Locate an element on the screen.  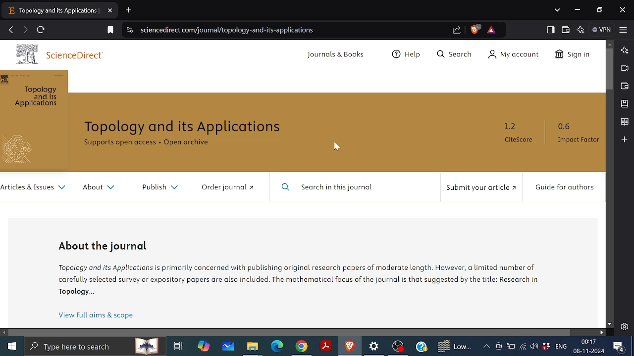
Show sidebar is located at coordinates (551, 30).